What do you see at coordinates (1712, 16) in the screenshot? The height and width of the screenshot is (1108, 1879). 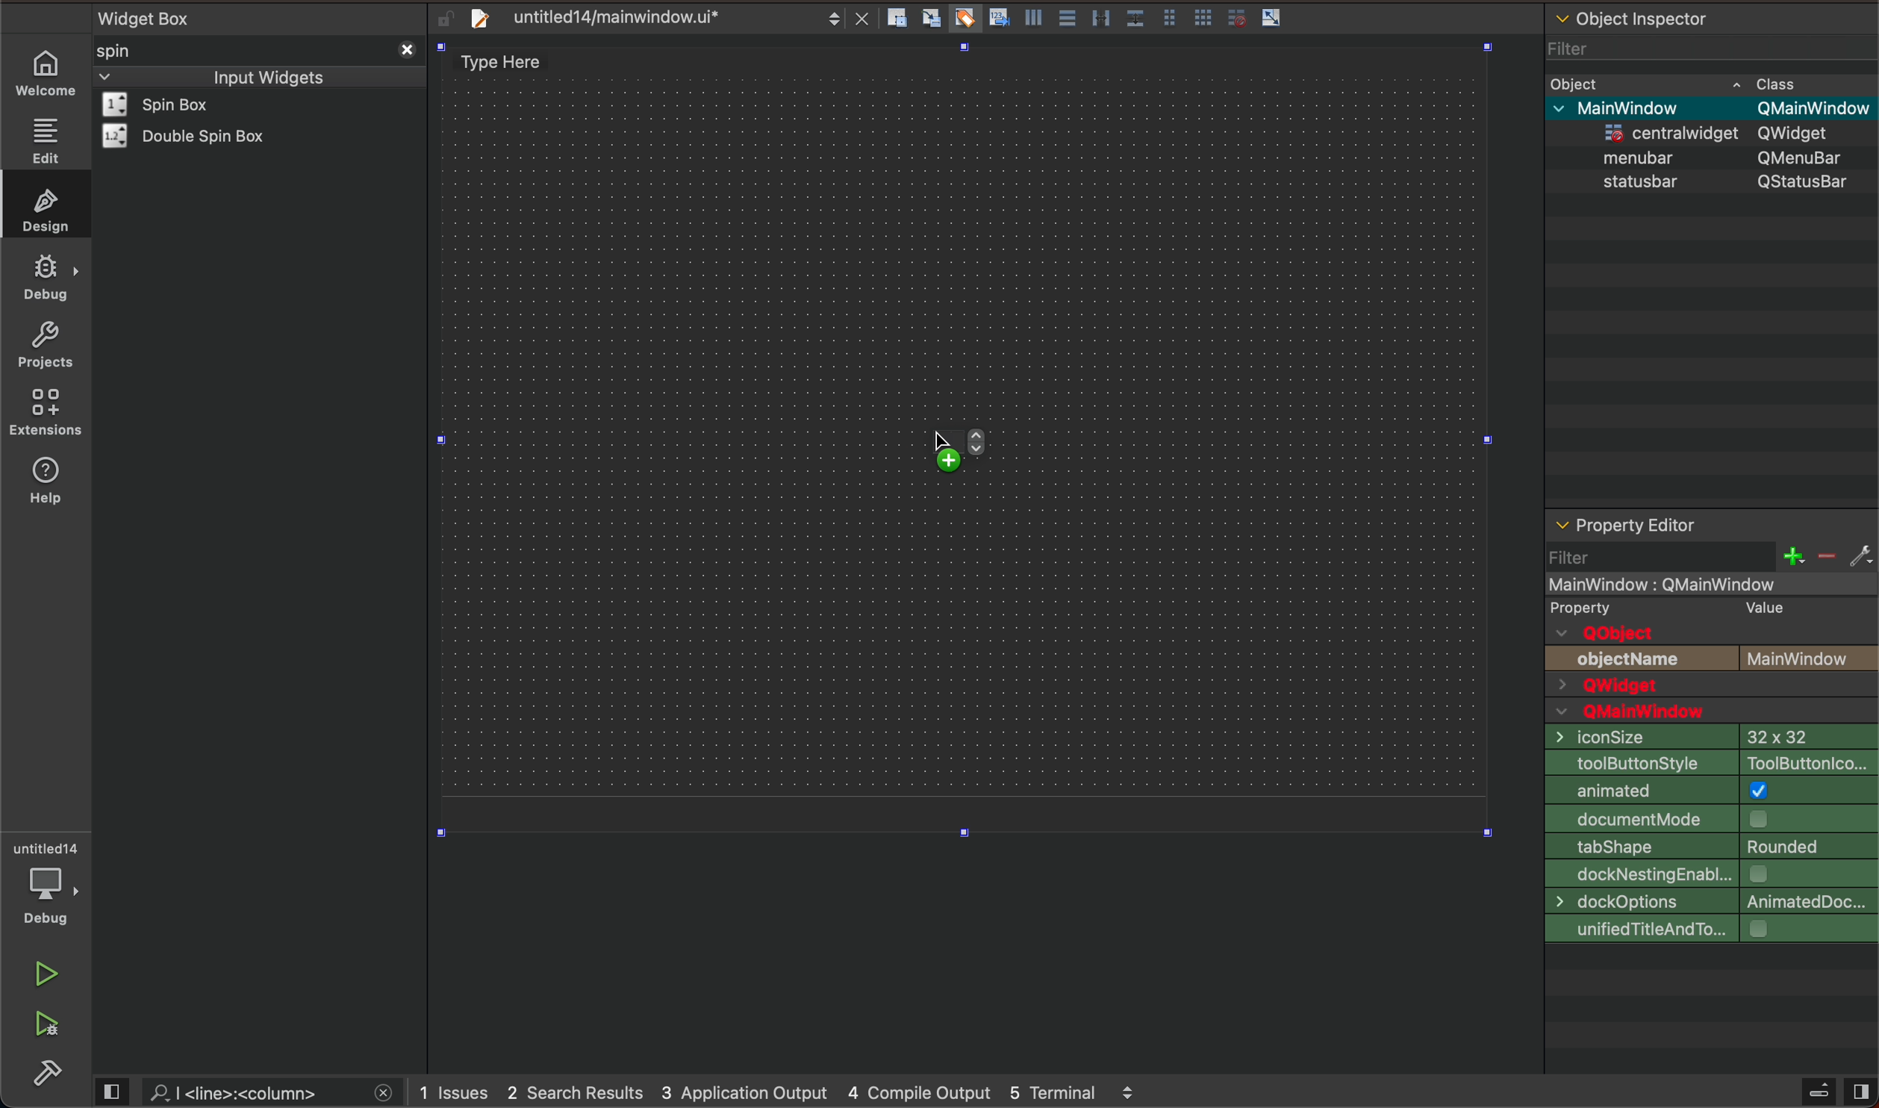 I see `object inspector` at bounding box center [1712, 16].